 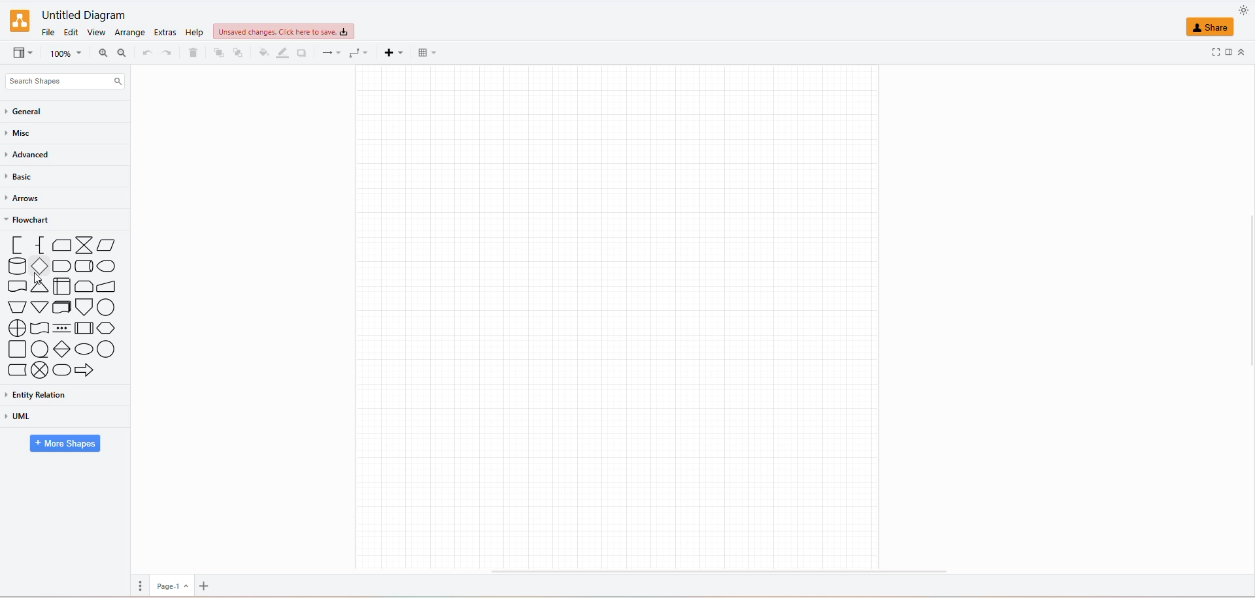 What do you see at coordinates (133, 31) in the screenshot?
I see `` at bounding box center [133, 31].